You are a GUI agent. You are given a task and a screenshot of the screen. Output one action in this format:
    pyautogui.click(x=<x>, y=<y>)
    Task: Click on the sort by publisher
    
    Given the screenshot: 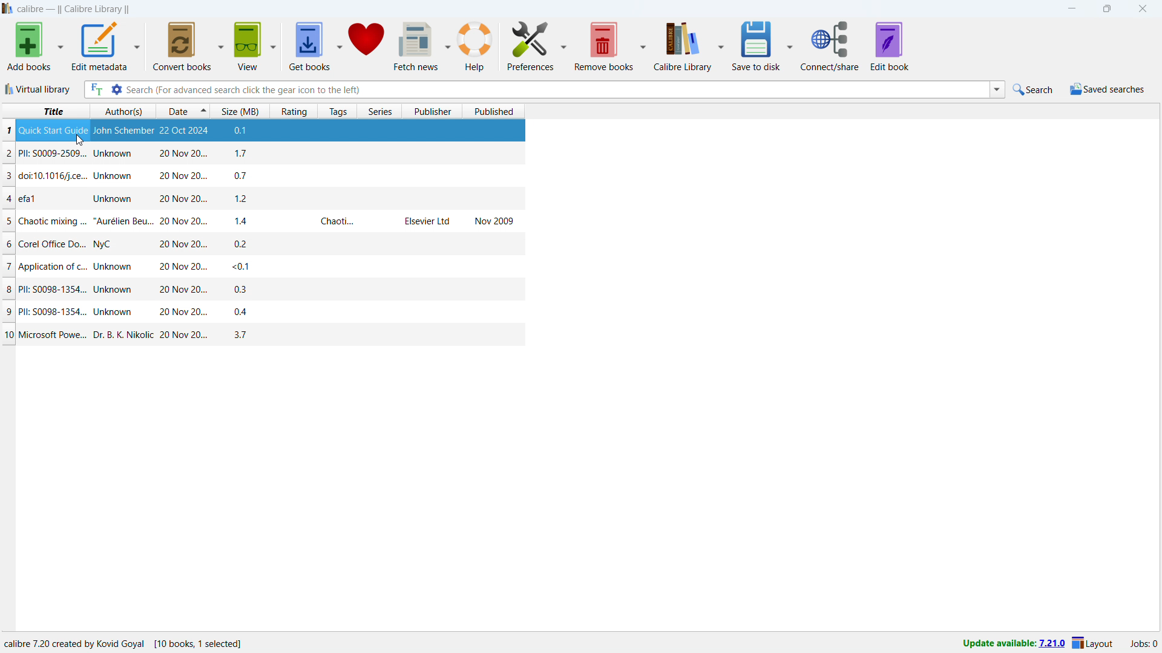 What is the action you would take?
    pyautogui.click(x=432, y=111)
    